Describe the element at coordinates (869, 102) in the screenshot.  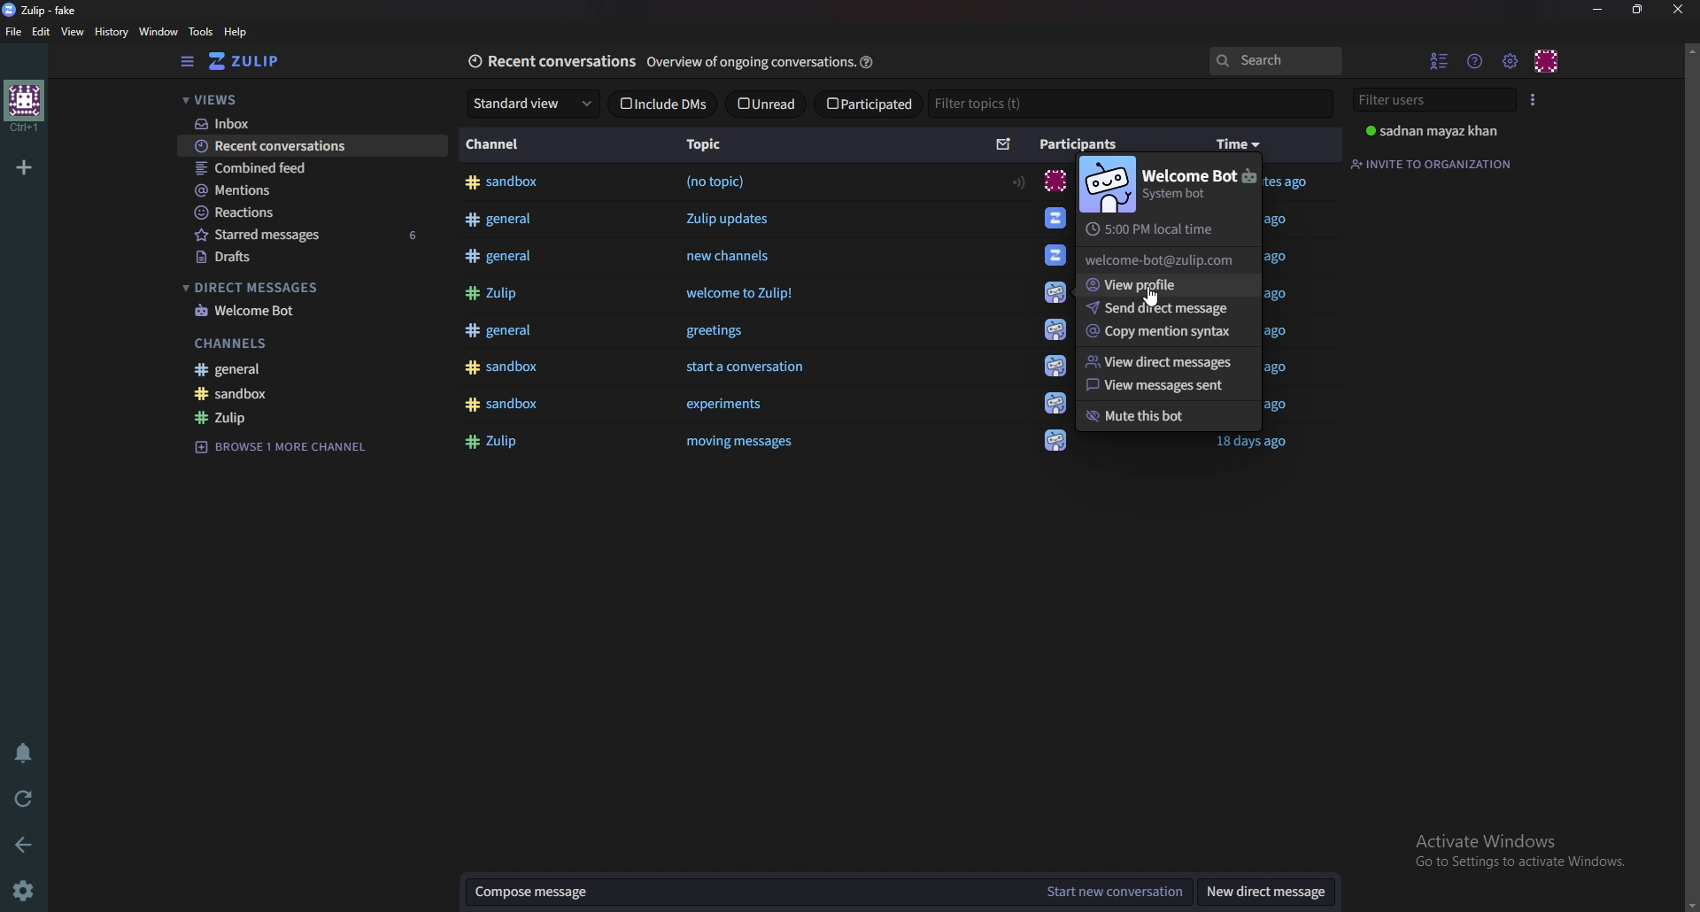
I see `Participated` at that location.